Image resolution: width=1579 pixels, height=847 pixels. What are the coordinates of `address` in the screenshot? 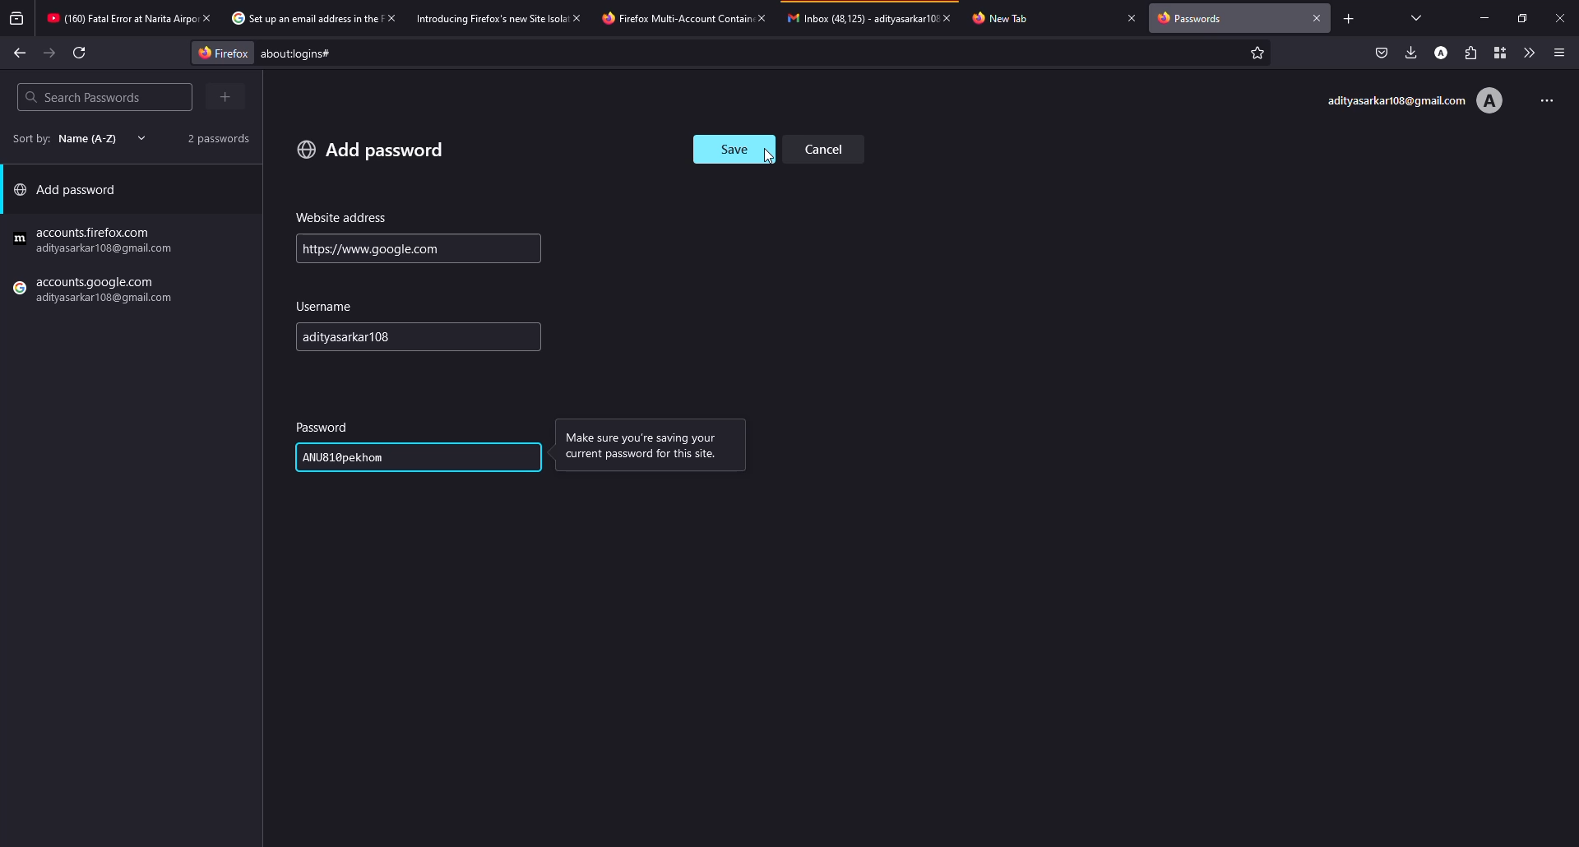 It's located at (342, 218).